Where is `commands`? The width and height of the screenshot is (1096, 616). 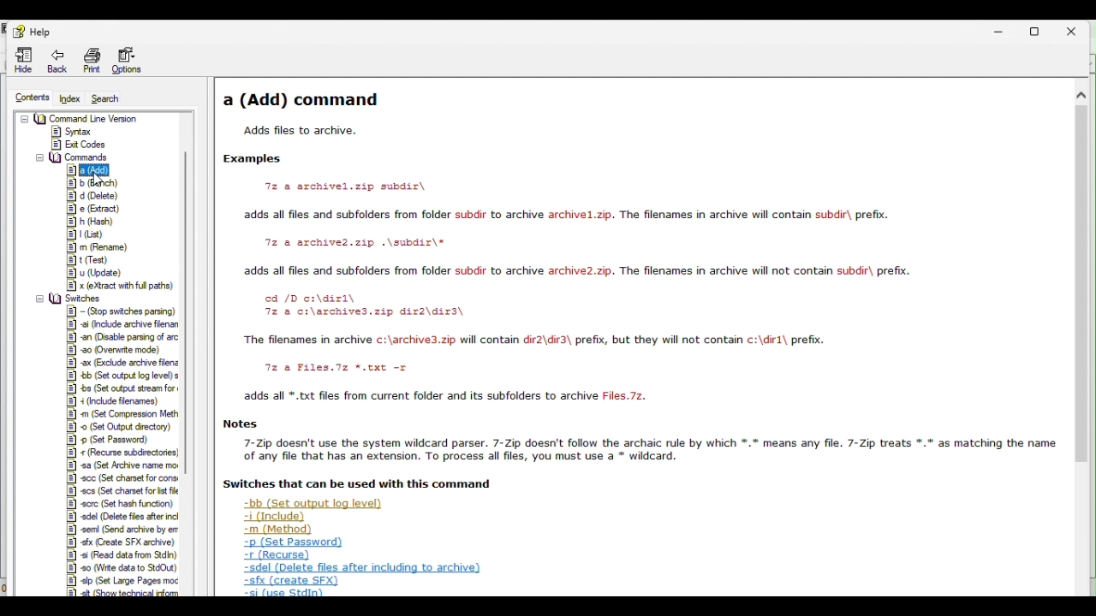
commands is located at coordinates (71, 157).